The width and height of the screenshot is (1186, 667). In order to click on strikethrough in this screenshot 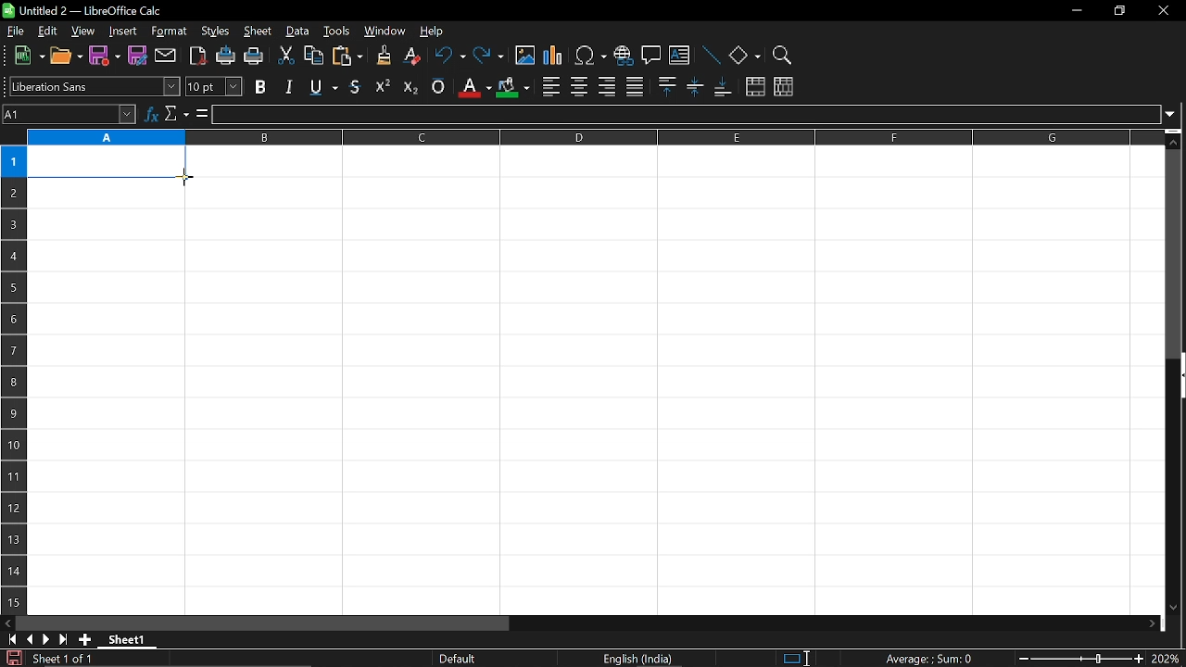, I will do `click(356, 85)`.